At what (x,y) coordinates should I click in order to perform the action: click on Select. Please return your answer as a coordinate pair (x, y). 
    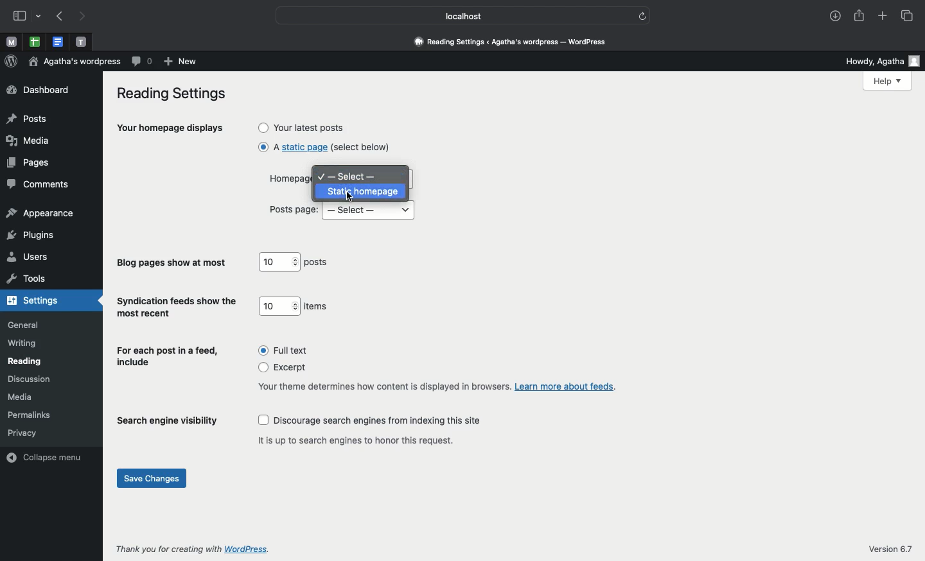
    Looking at the image, I should click on (352, 175).